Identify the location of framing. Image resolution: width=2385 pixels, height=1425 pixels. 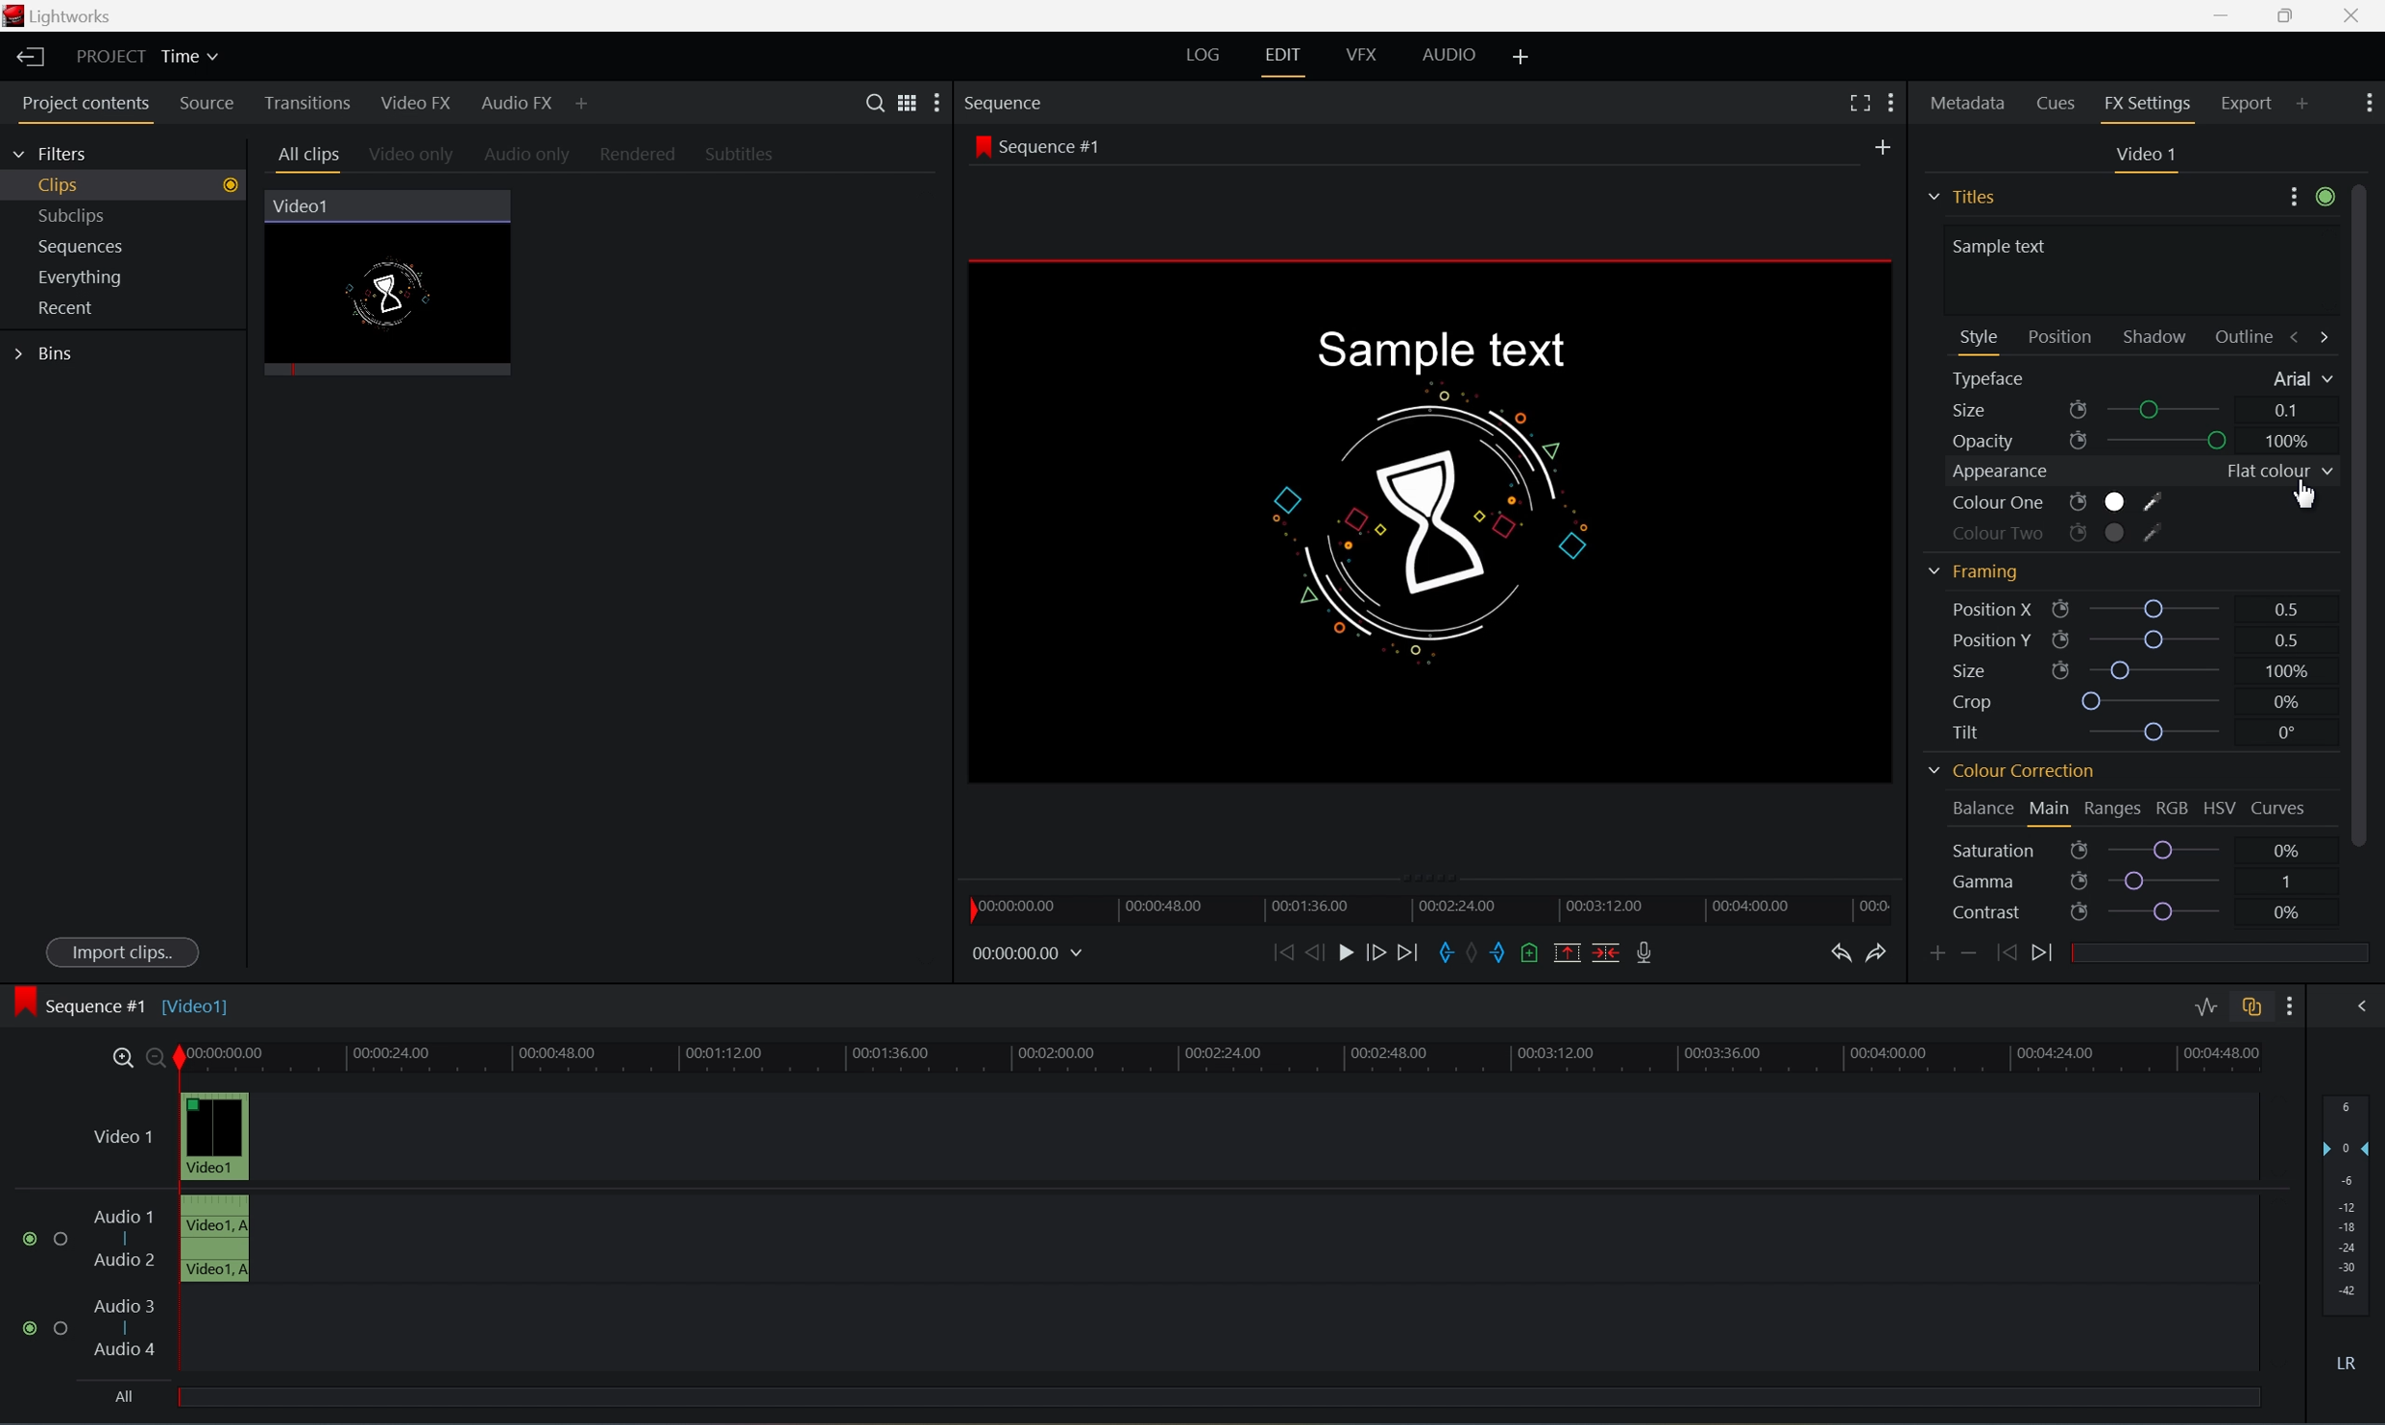
(1972, 571).